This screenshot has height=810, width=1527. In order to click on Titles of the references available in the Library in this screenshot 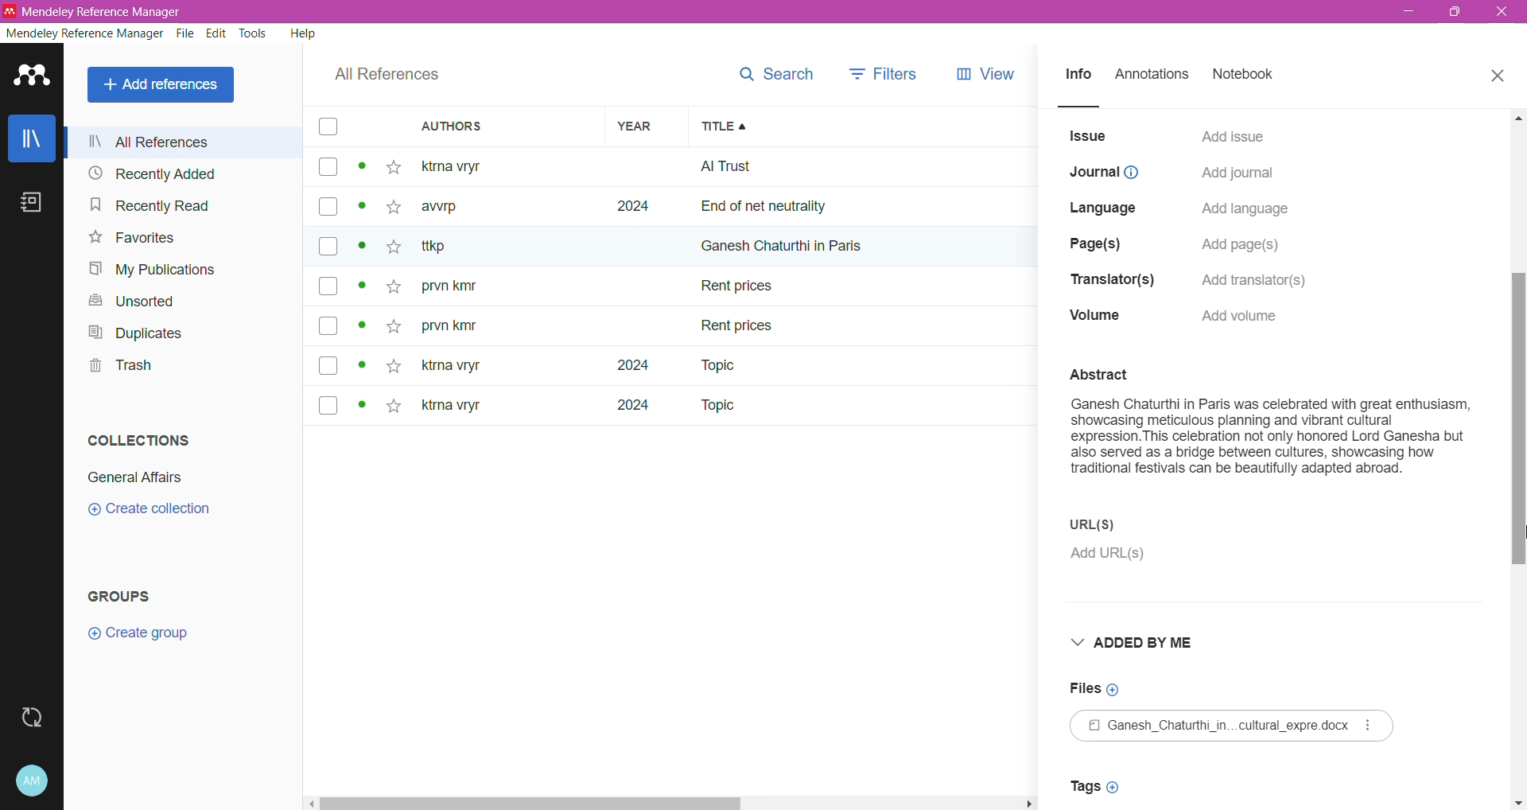, I will do `click(864, 286)`.